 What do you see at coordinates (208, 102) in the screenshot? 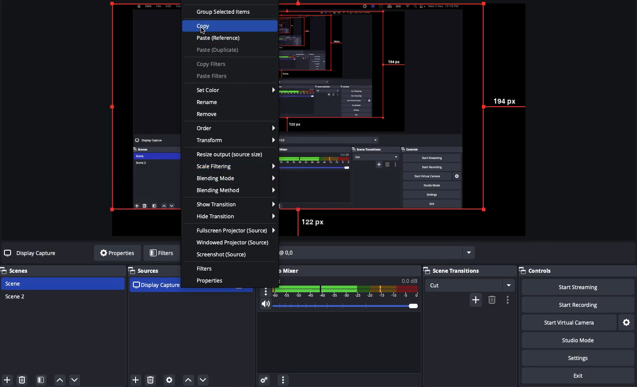
I see `Rename` at bounding box center [208, 102].